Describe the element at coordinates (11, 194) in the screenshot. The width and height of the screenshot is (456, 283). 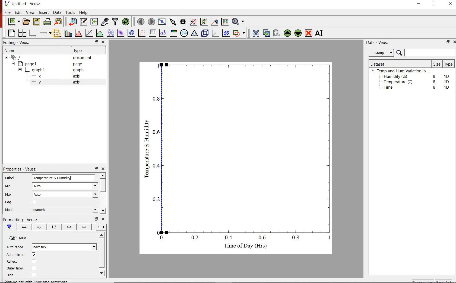
I see `Max` at that location.